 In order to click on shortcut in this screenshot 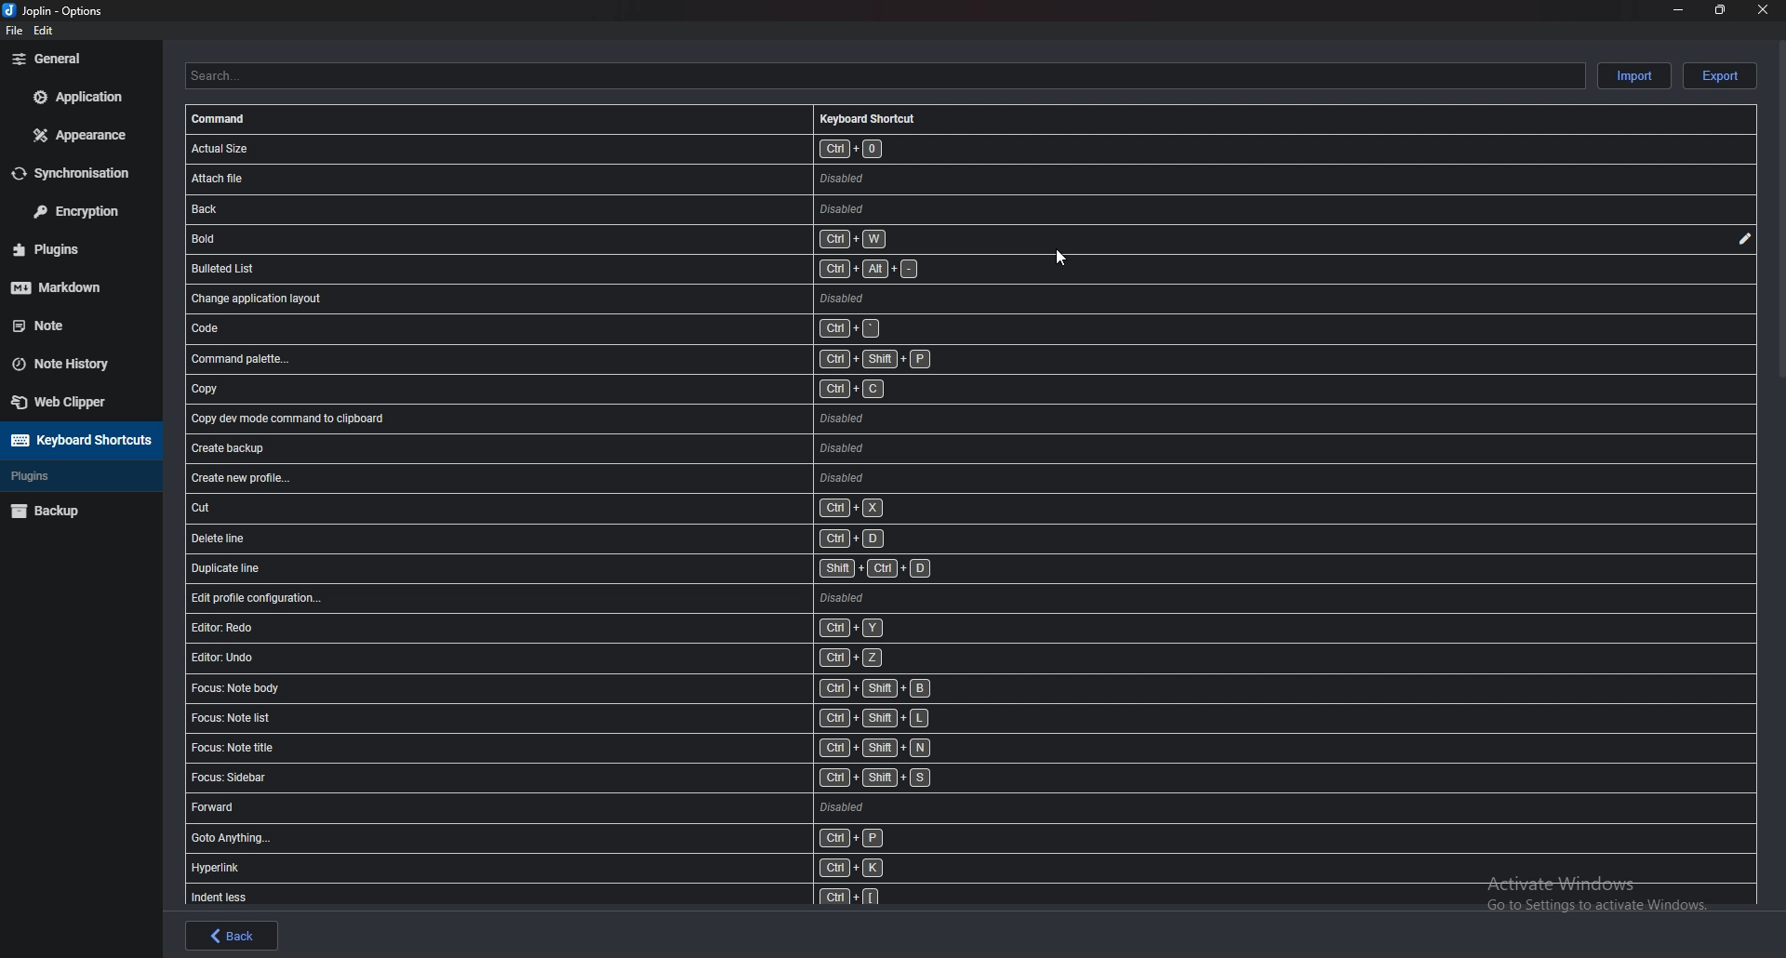, I will do `click(558, 180)`.